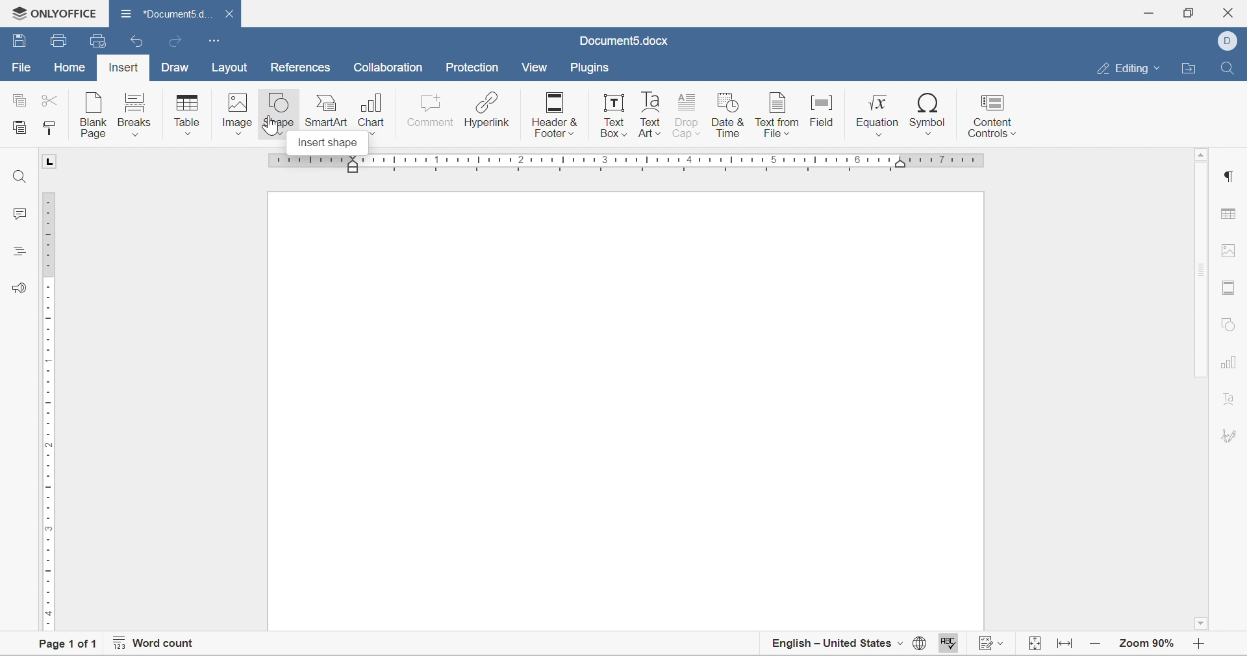 The height and width of the screenshot is (656, 1247). Describe the element at coordinates (277, 110) in the screenshot. I see `shape` at that location.